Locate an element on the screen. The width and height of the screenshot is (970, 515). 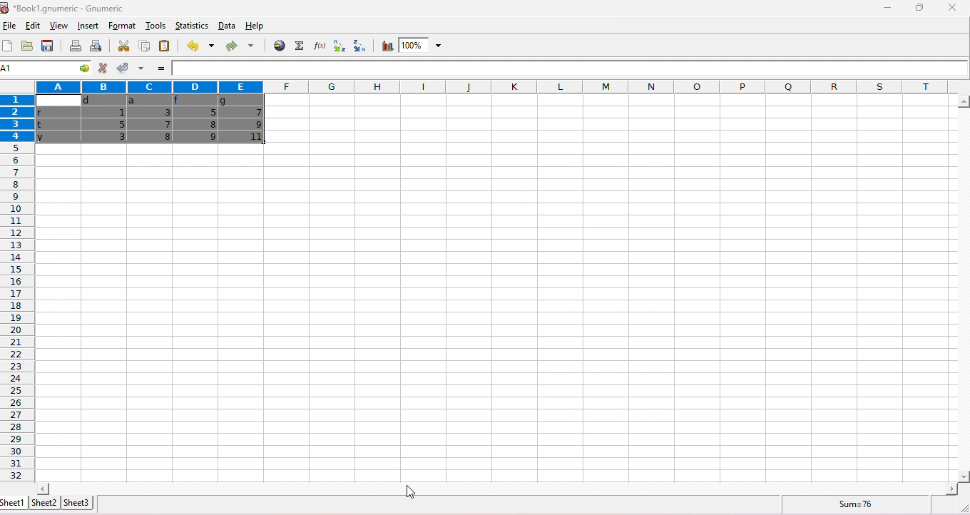
expand is located at coordinates (959, 507).